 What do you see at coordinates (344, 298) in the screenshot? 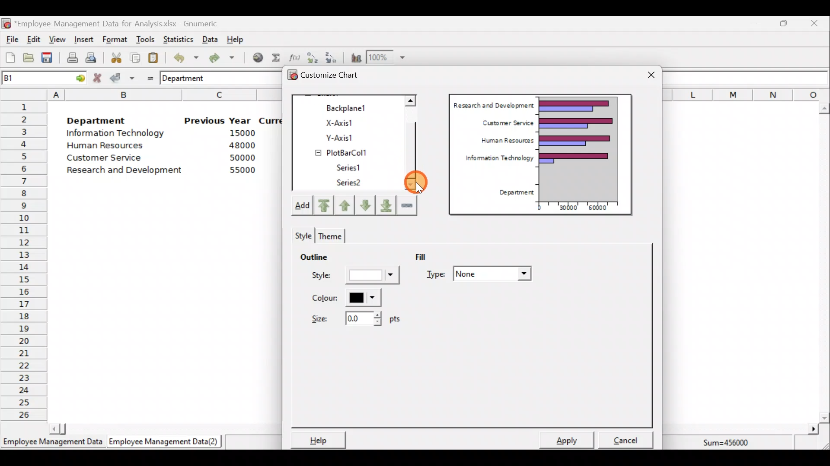
I see `Color` at bounding box center [344, 298].